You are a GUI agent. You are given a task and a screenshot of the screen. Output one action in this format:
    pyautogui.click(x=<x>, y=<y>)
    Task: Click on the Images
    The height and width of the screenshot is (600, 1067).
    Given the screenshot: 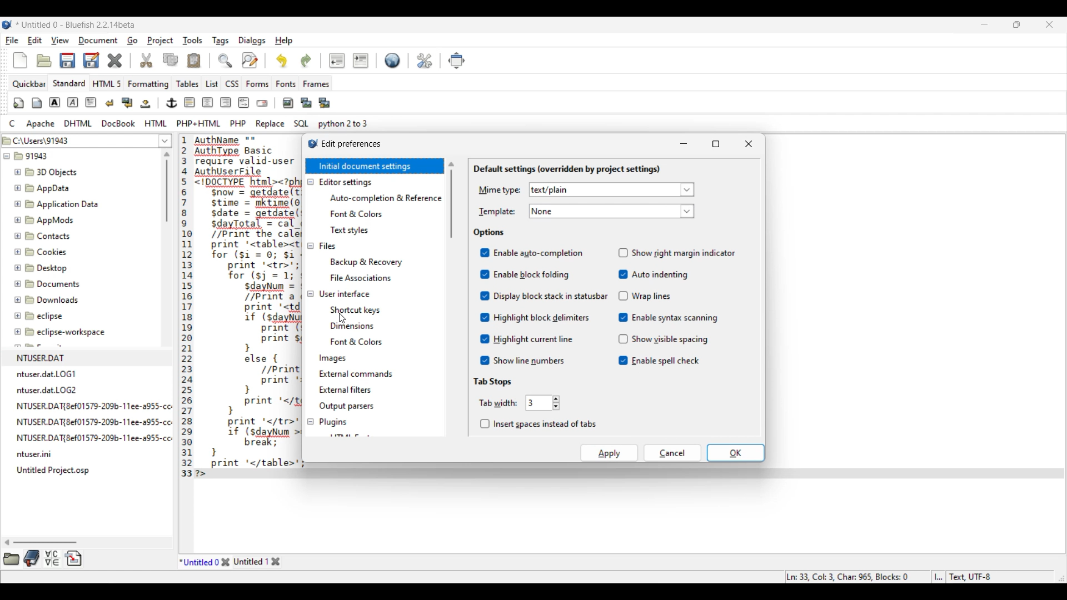 What is the action you would take?
    pyautogui.click(x=334, y=358)
    